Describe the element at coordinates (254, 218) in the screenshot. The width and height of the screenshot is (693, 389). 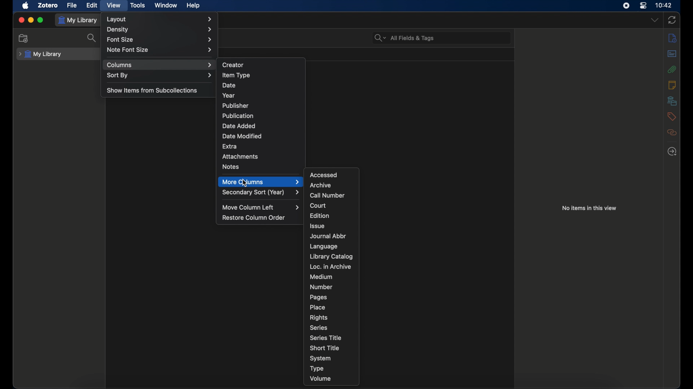
I see `restore column order` at that location.